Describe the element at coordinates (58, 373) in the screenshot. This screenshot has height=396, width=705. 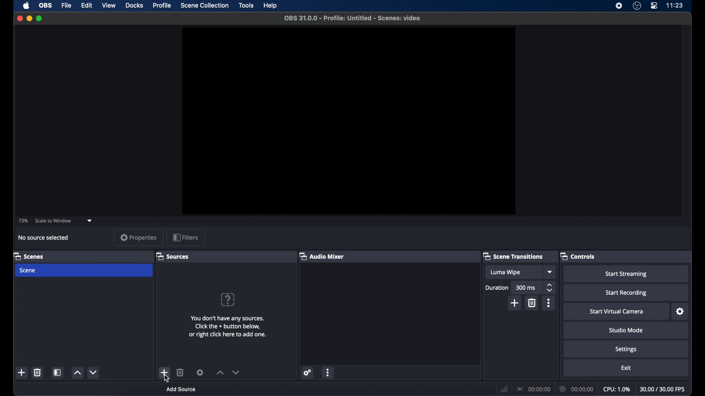
I see `scene filters` at that location.